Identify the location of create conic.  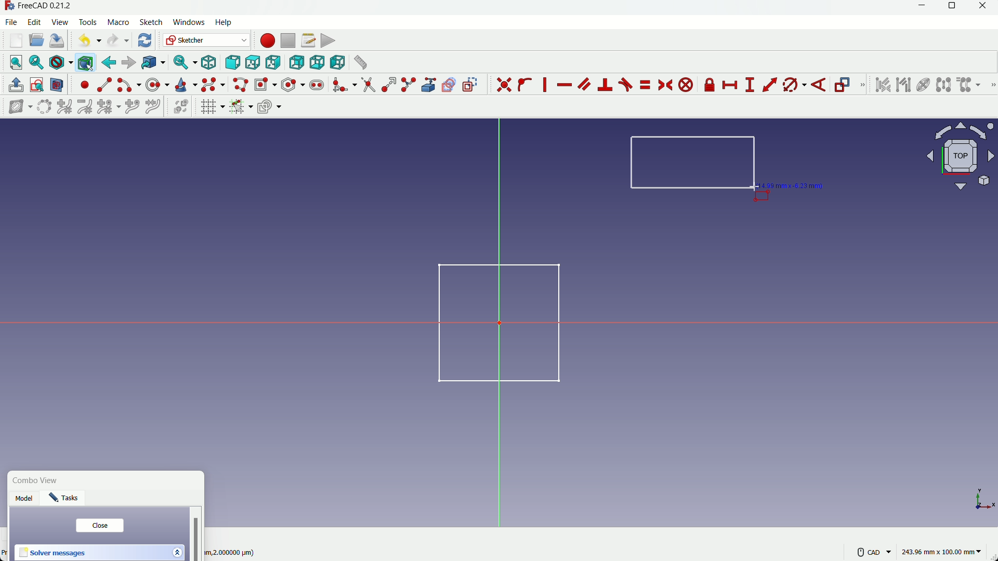
(185, 84).